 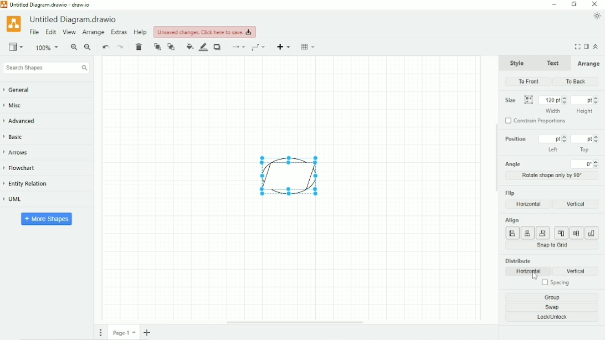 What do you see at coordinates (75, 19) in the screenshot?
I see `Title` at bounding box center [75, 19].